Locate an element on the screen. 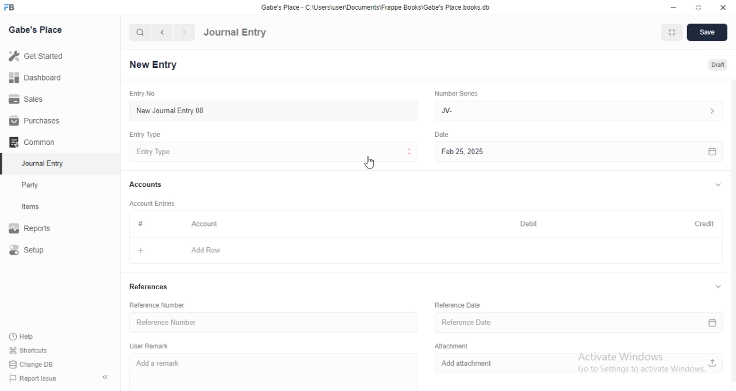  navigate backward is located at coordinates (164, 32).